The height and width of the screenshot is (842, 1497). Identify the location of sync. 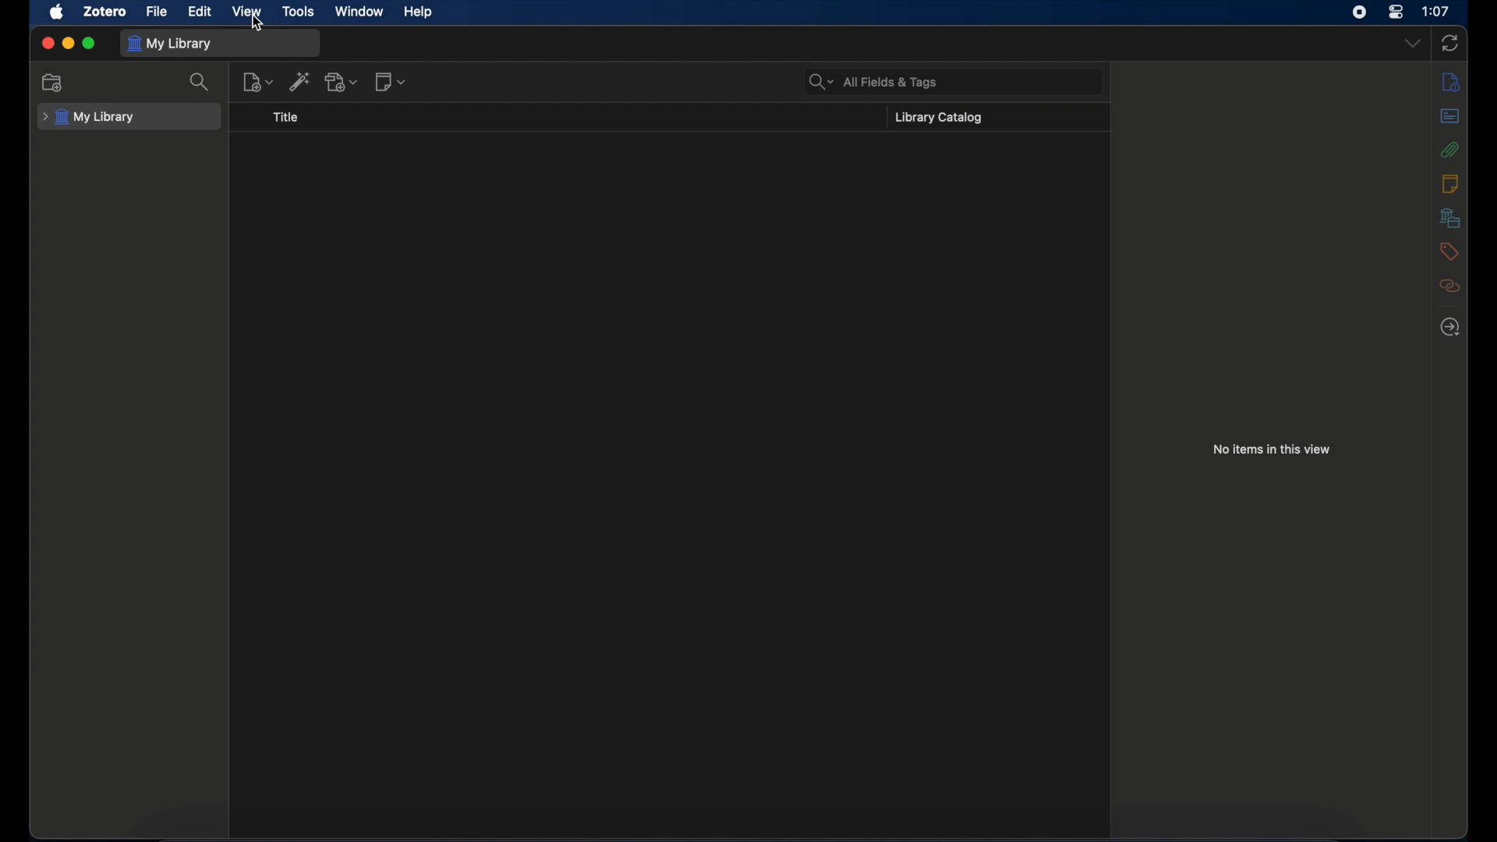
(1449, 43).